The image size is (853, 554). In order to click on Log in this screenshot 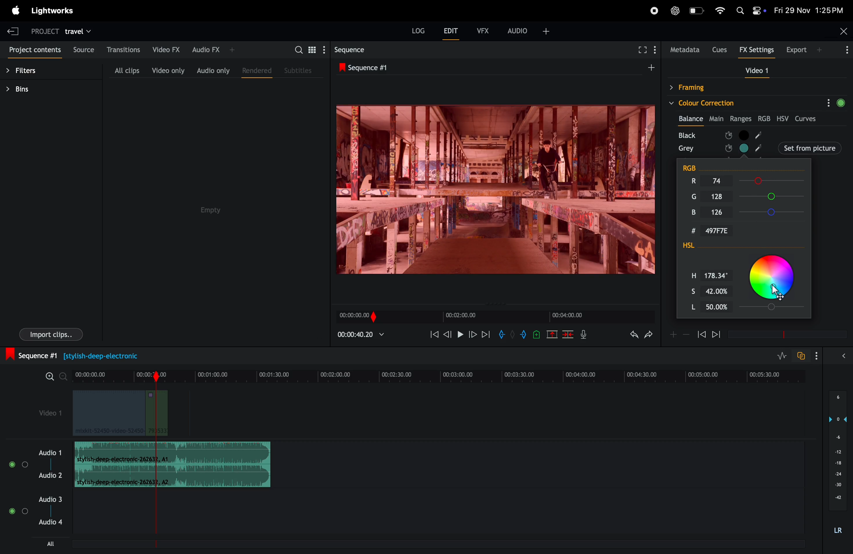, I will do `click(418, 30)`.